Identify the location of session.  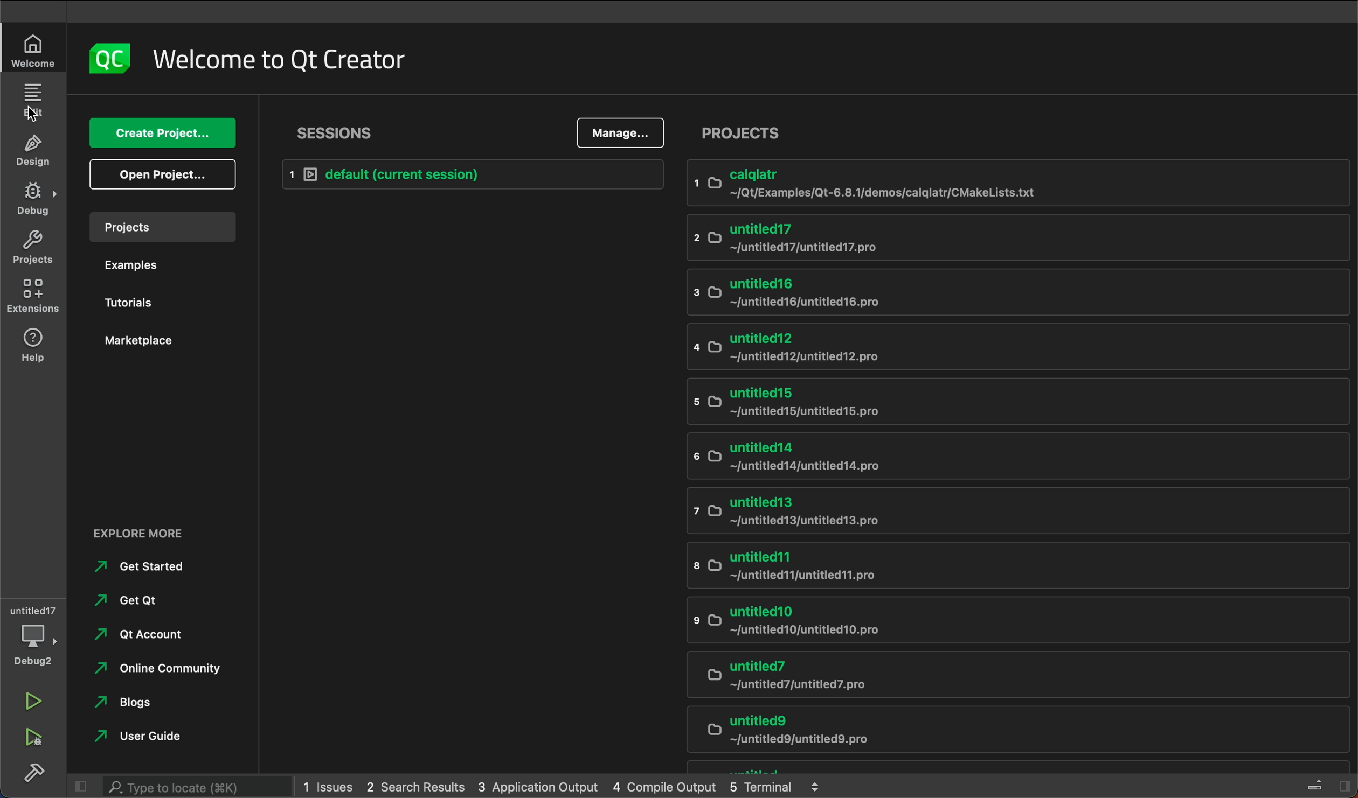
(339, 131).